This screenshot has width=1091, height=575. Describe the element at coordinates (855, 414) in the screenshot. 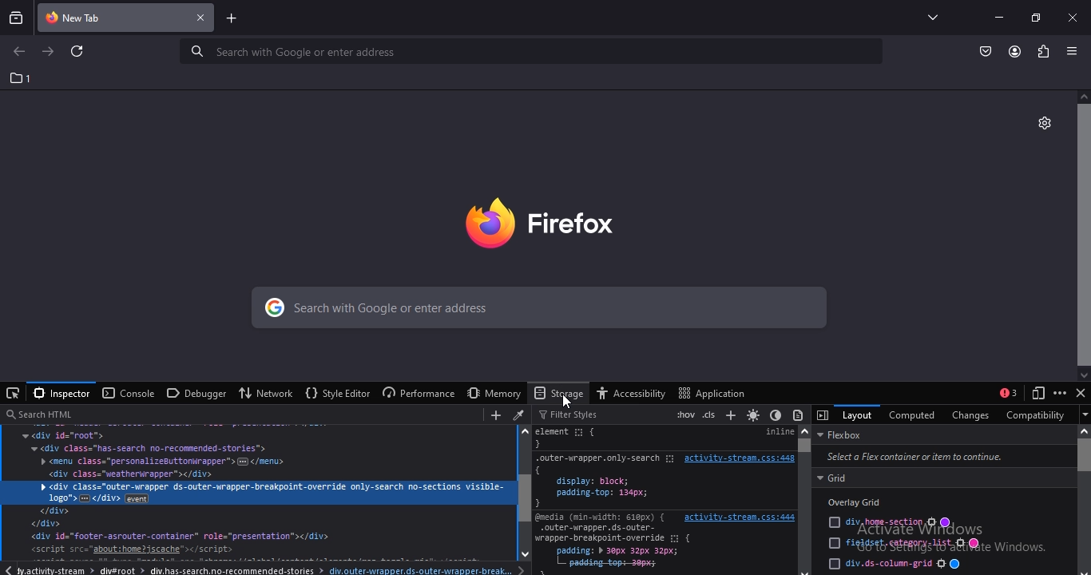

I see `layout` at that location.